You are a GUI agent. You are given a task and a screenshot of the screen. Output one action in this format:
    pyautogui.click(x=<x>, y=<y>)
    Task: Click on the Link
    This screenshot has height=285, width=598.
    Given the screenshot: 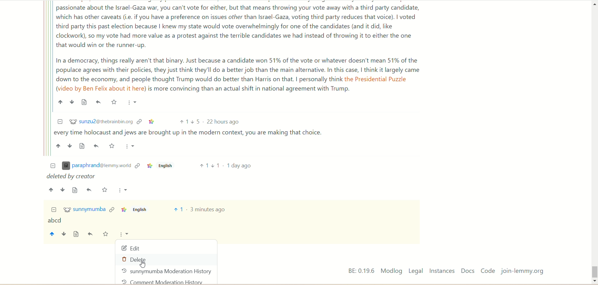 What is the action you would take?
    pyautogui.click(x=140, y=122)
    